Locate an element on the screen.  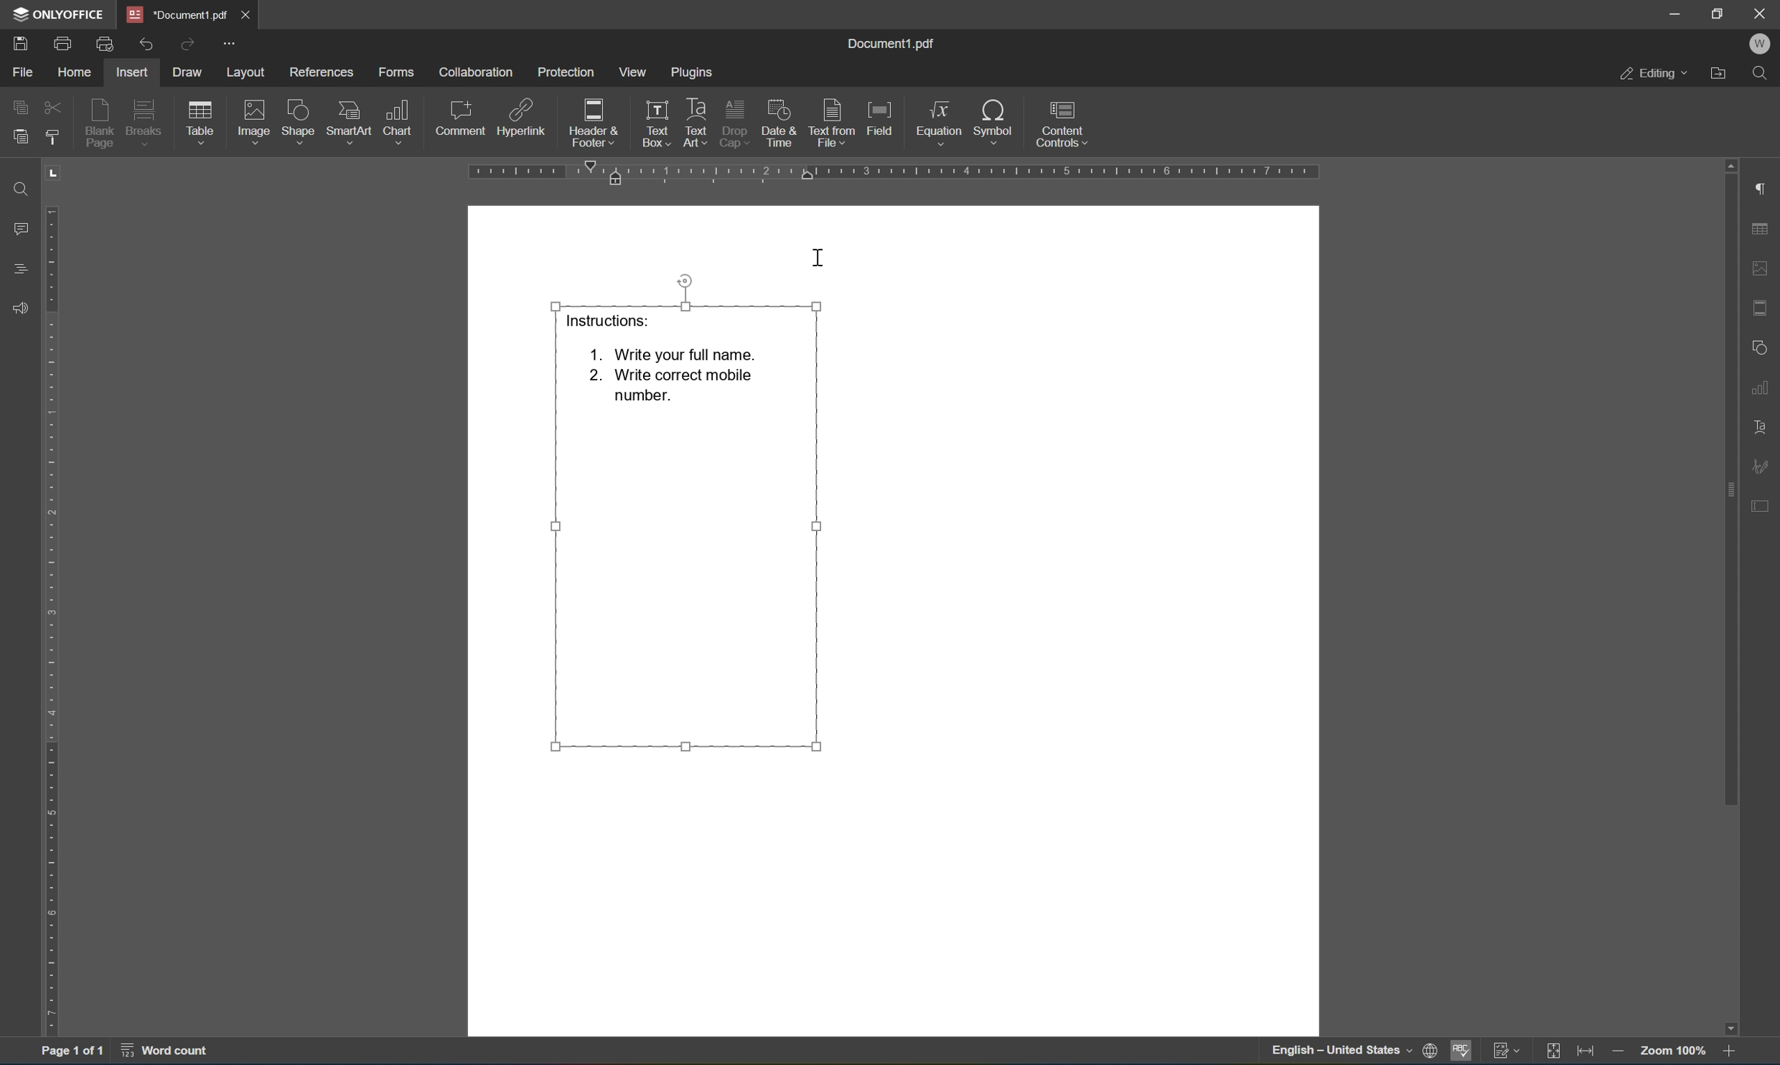
protection is located at coordinates (566, 71).